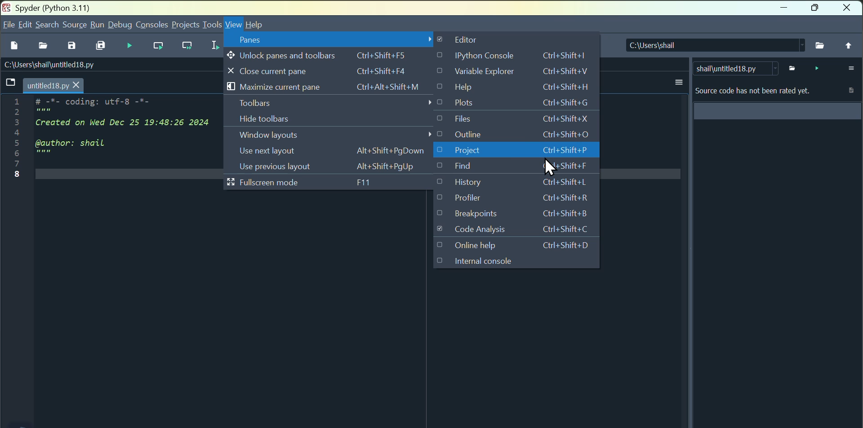  I want to click on Run selection, so click(214, 47).